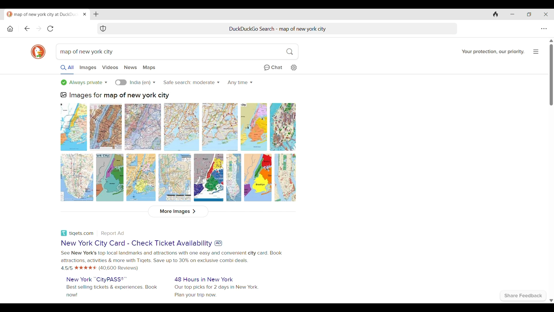 This screenshot has width=554, height=312. Describe the element at coordinates (64, 233) in the screenshot. I see `Site logo` at that location.